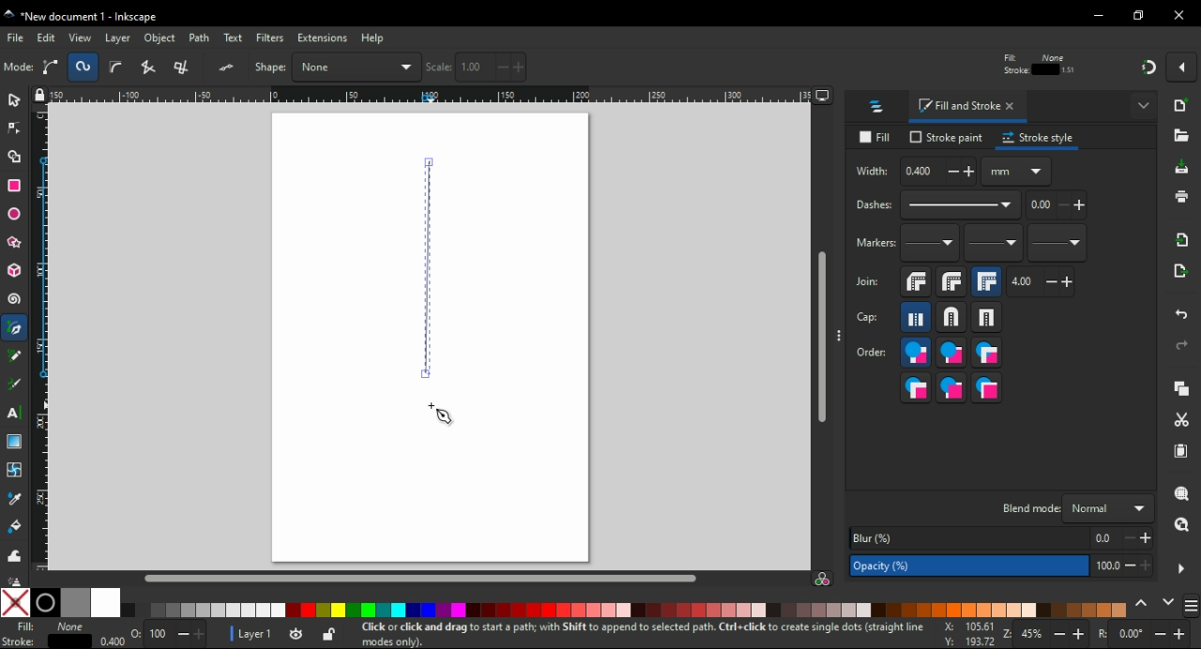 Image resolution: width=1201 pixels, height=649 pixels. What do you see at coordinates (963, 635) in the screenshot?
I see `X: -146.46 Y: 124.87` at bounding box center [963, 635].